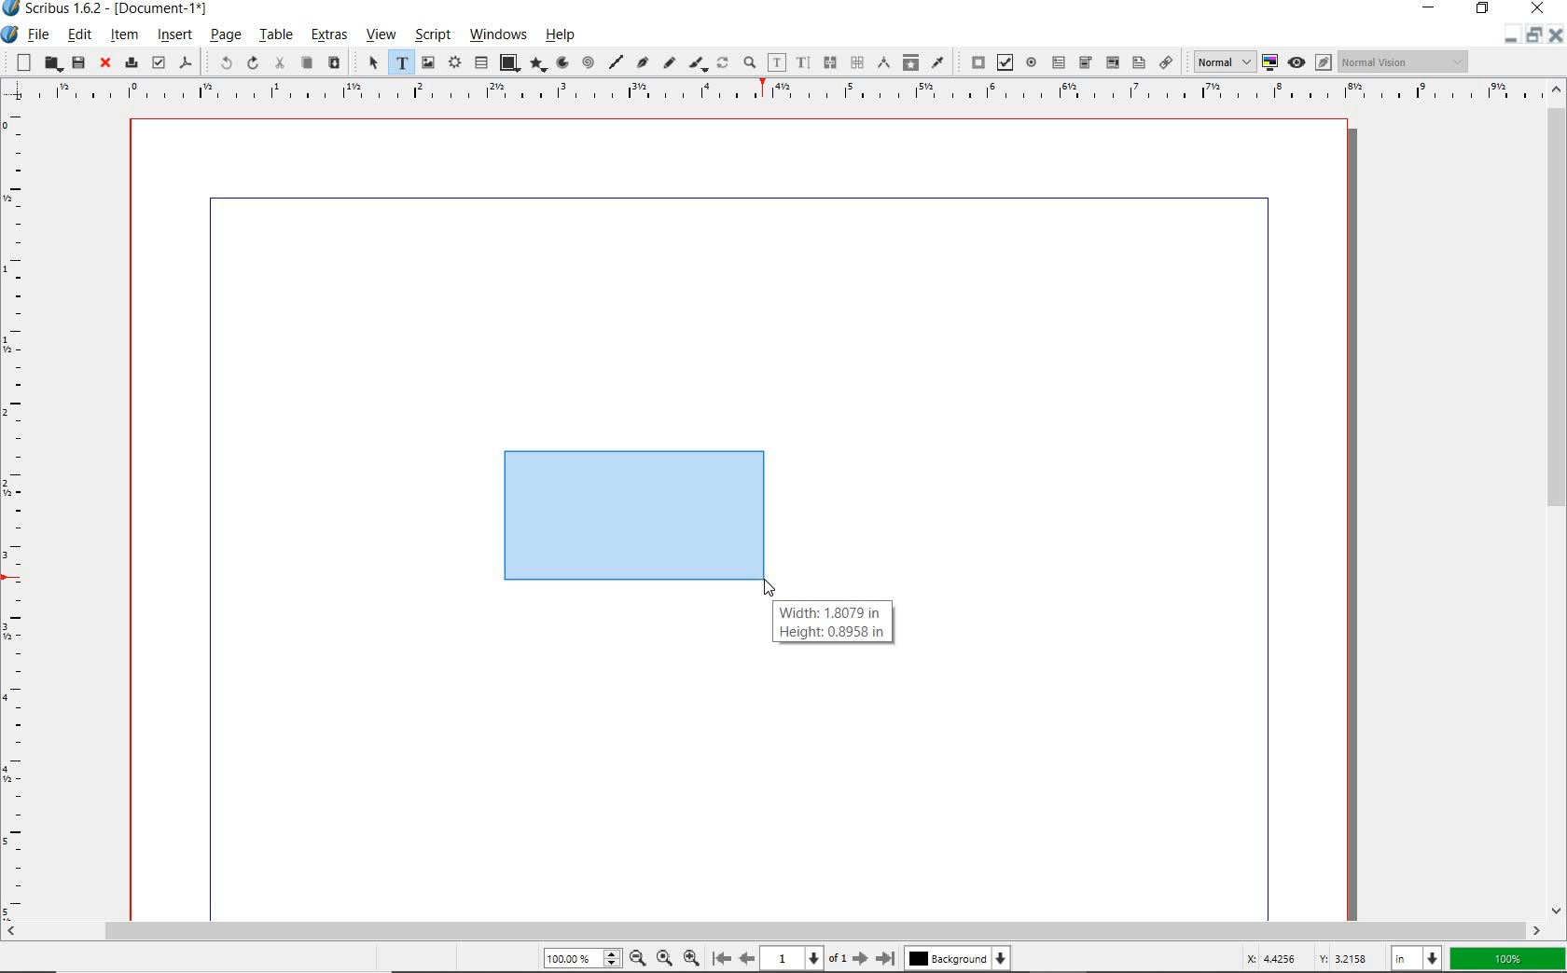 Image resolution: width=1567 pixels, height=973 pixels. What do you see at coordinates (1555, 35) in the screenshot?
I see `Close` at bounding box center [1555, 35].